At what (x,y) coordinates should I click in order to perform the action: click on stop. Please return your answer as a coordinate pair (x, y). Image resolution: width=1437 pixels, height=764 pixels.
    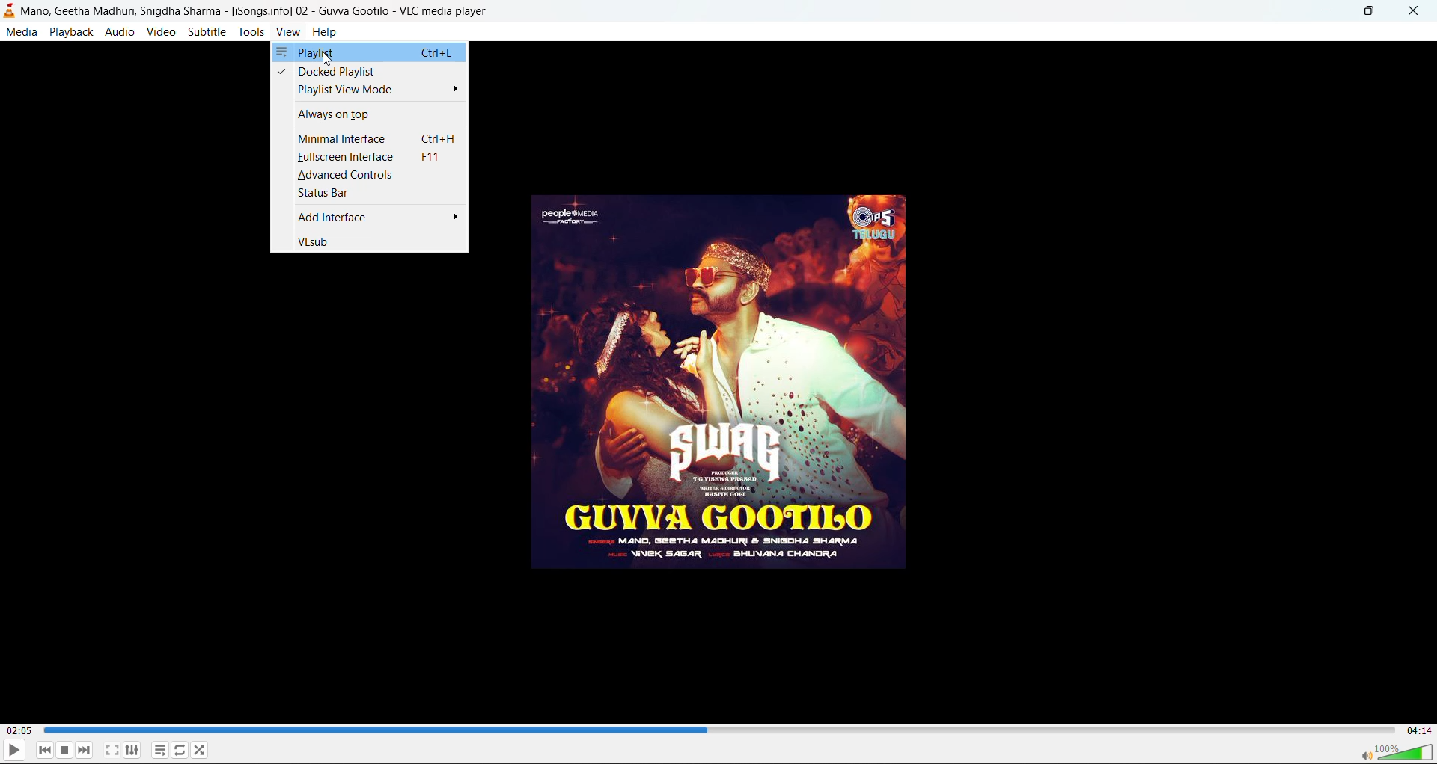
    Looking at the image, I should click on (65, 750).